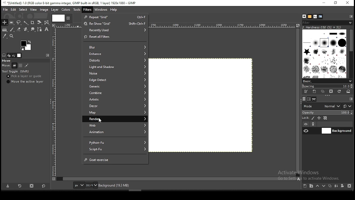 The image size is (355, 200). I want to click on map, so click(115, 113).